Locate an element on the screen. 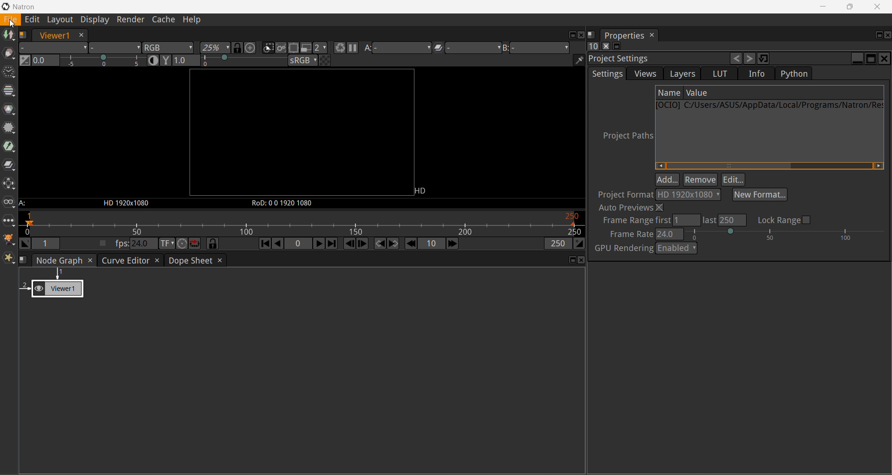  Float Pane is located at coordinates (876, 35).